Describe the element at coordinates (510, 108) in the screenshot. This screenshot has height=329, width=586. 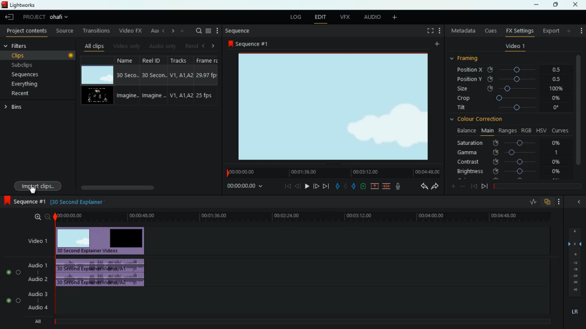
I see `` at that location.